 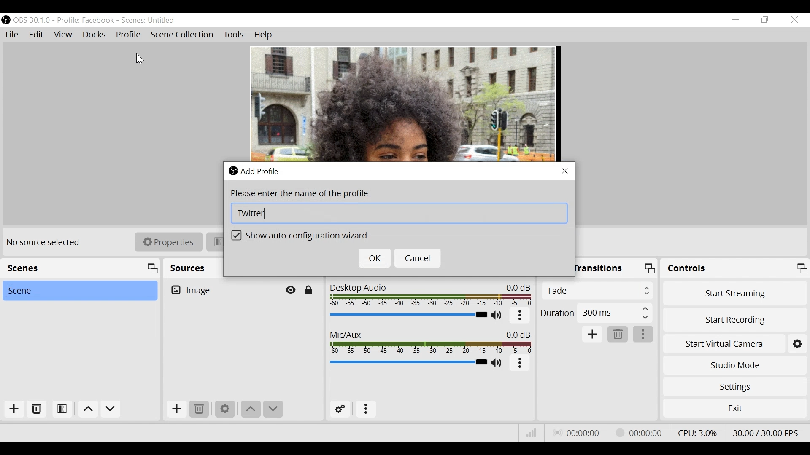 I want to click on Select Duration, so click(x=597, y=312).